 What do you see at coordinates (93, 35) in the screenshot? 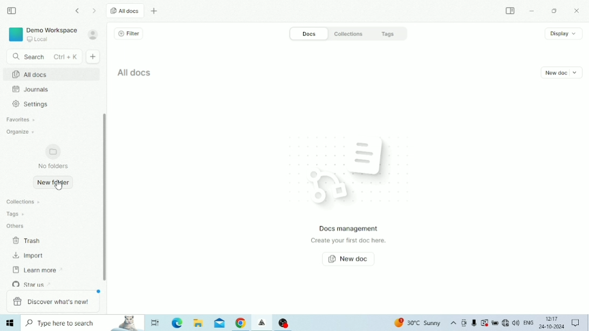
I see `Account` at bounding box center [93, 35].